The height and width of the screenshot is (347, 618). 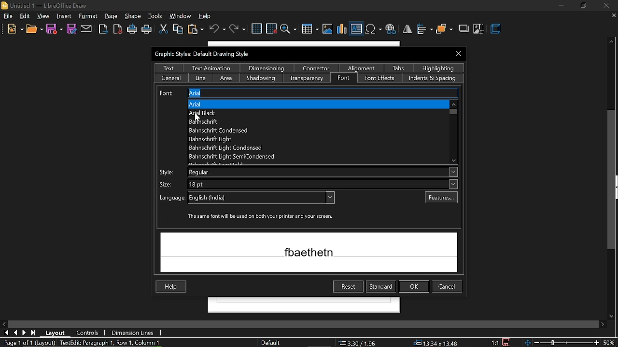 I want to click on Bahnscfrift Light SemiCondensed, so click(x=247, y=157).